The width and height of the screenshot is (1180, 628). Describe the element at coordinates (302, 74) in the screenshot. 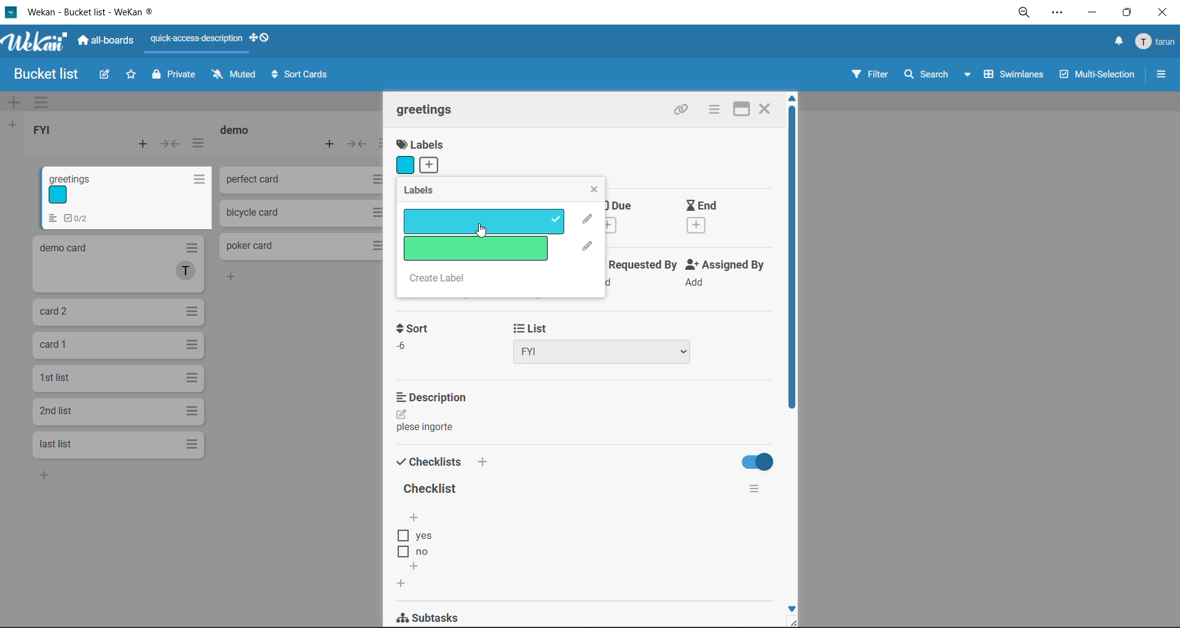

I see `sort cards` at that location.